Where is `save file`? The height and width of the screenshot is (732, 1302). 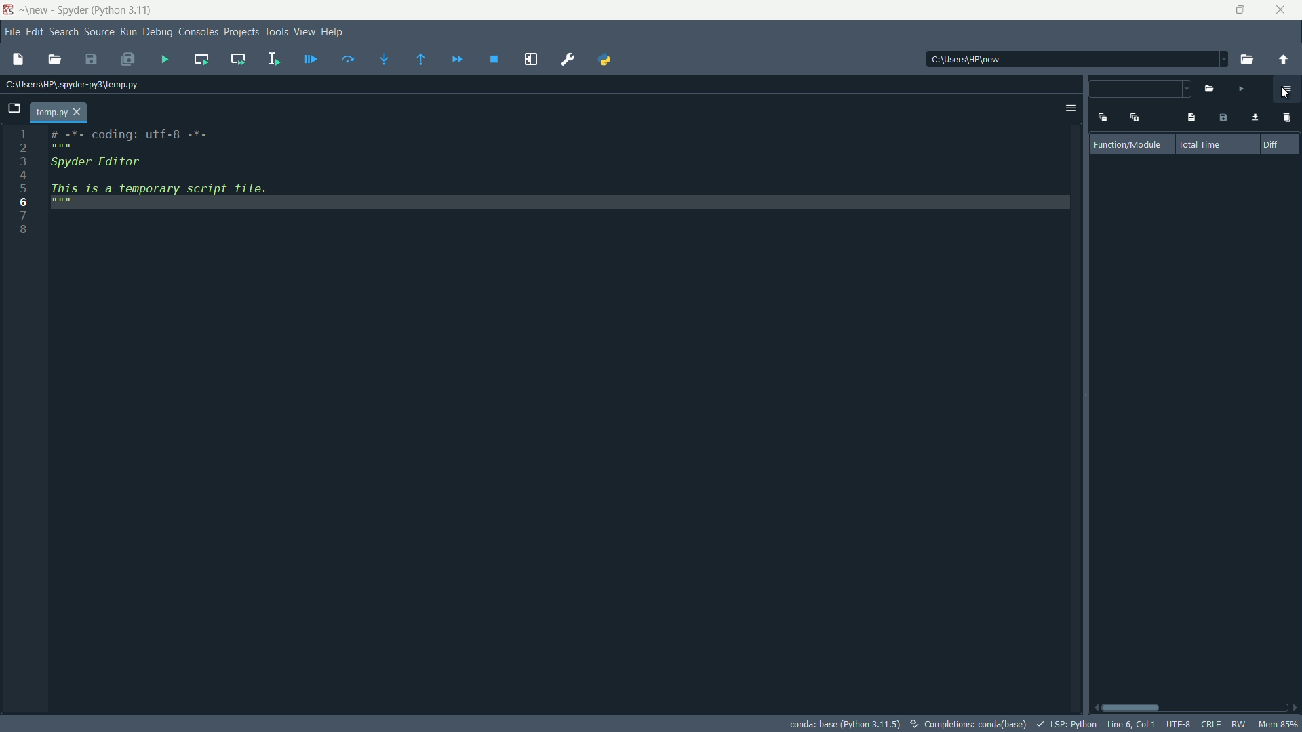
save file is located at coordinates (92, 60).